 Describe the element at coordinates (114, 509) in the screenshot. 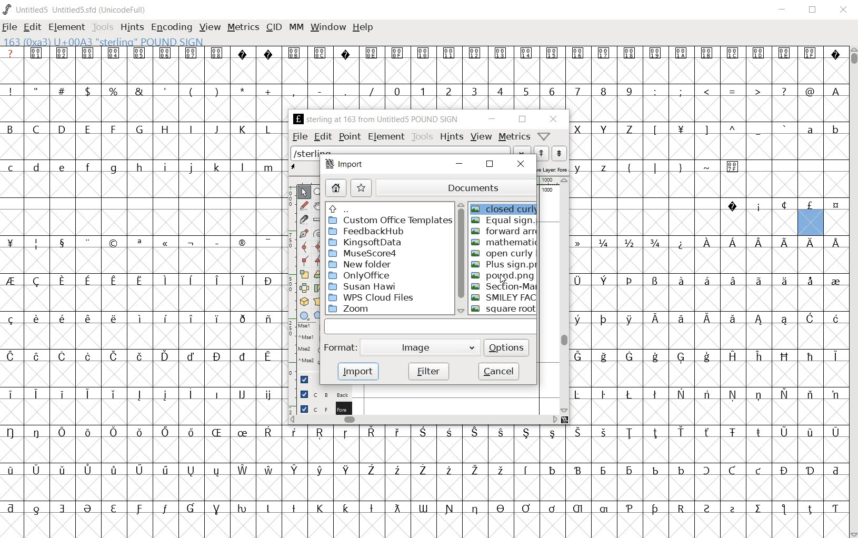

I see `Symbol` at that location.